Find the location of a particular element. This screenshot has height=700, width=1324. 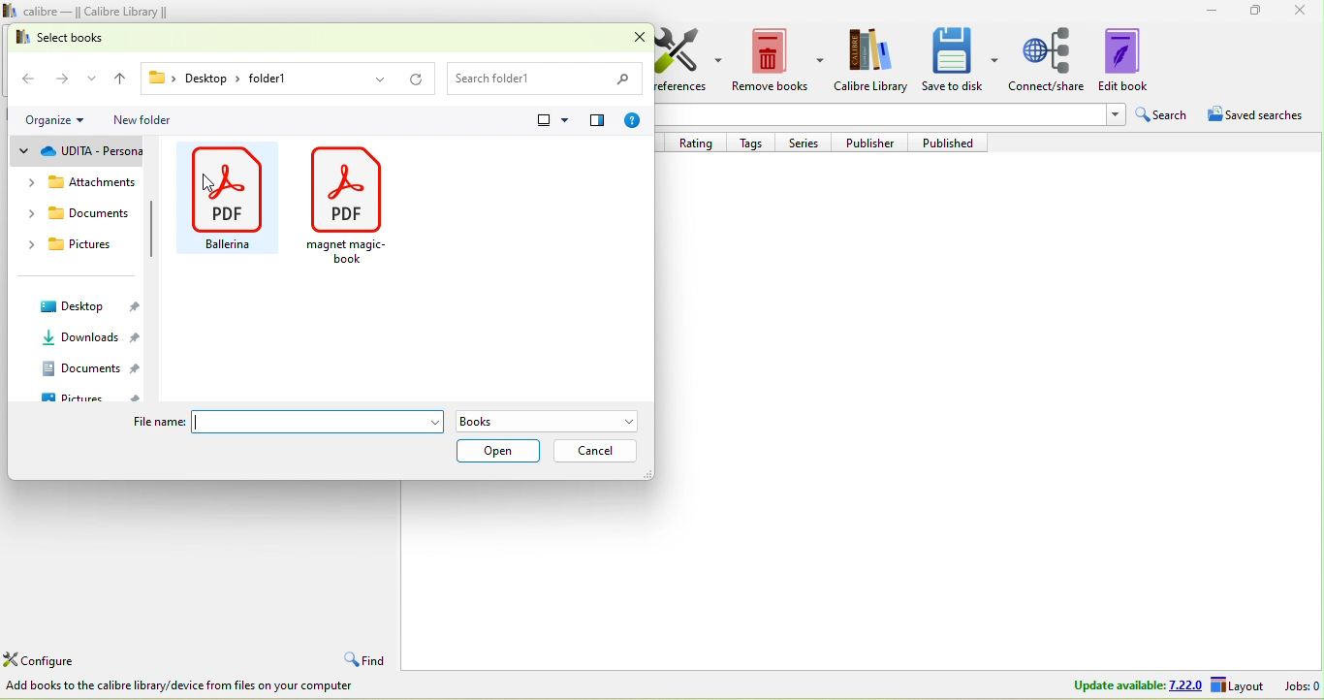

add books to the calibre library /device from files on your computer is located at coordinates (186, 685).